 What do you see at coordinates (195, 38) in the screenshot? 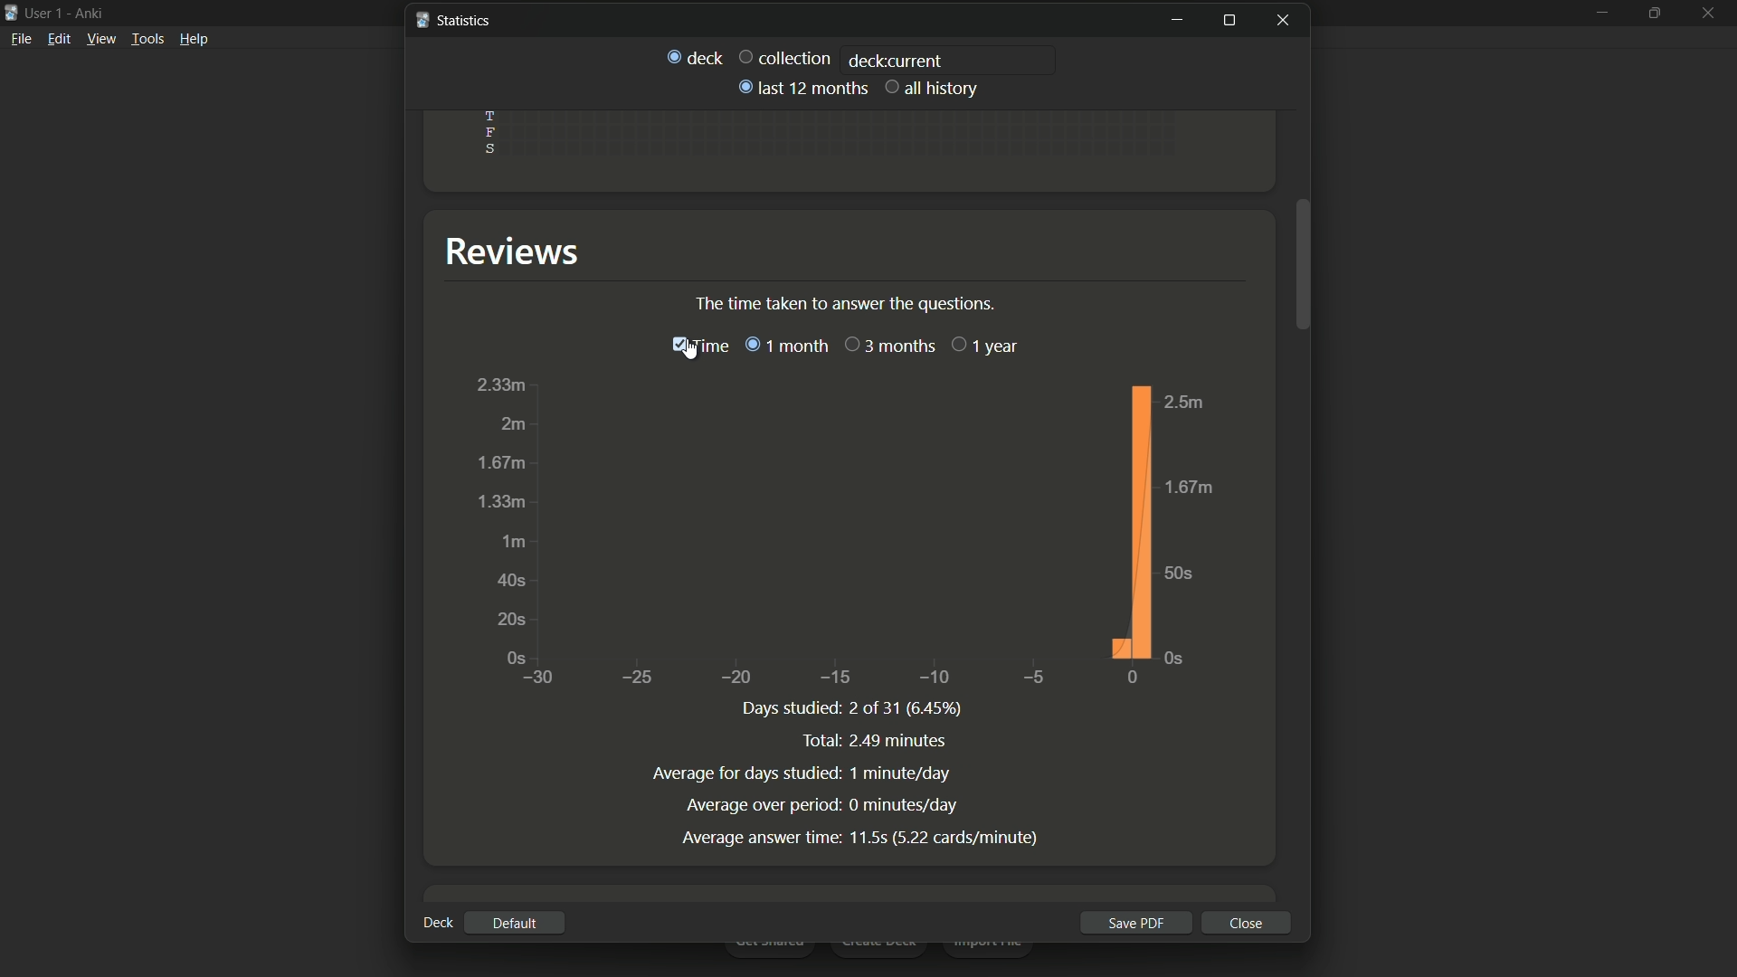
I see `help menu` at bounding box center [195, 38].